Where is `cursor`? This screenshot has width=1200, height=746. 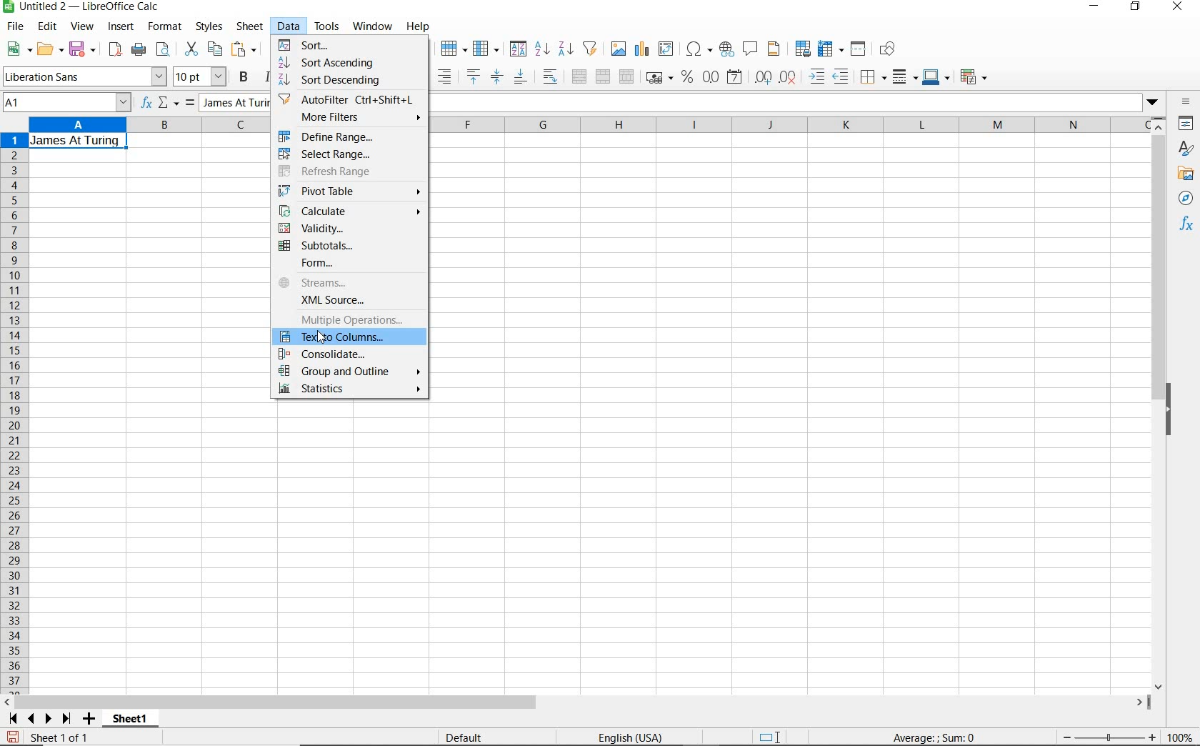 cursor is located at coordinates (326, 339).